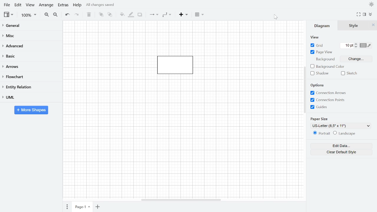 The height and width of the screenshot is (212, 377). Describe the element at coordinates (184, 15) in the screenshot. I see `Insert` at that location.